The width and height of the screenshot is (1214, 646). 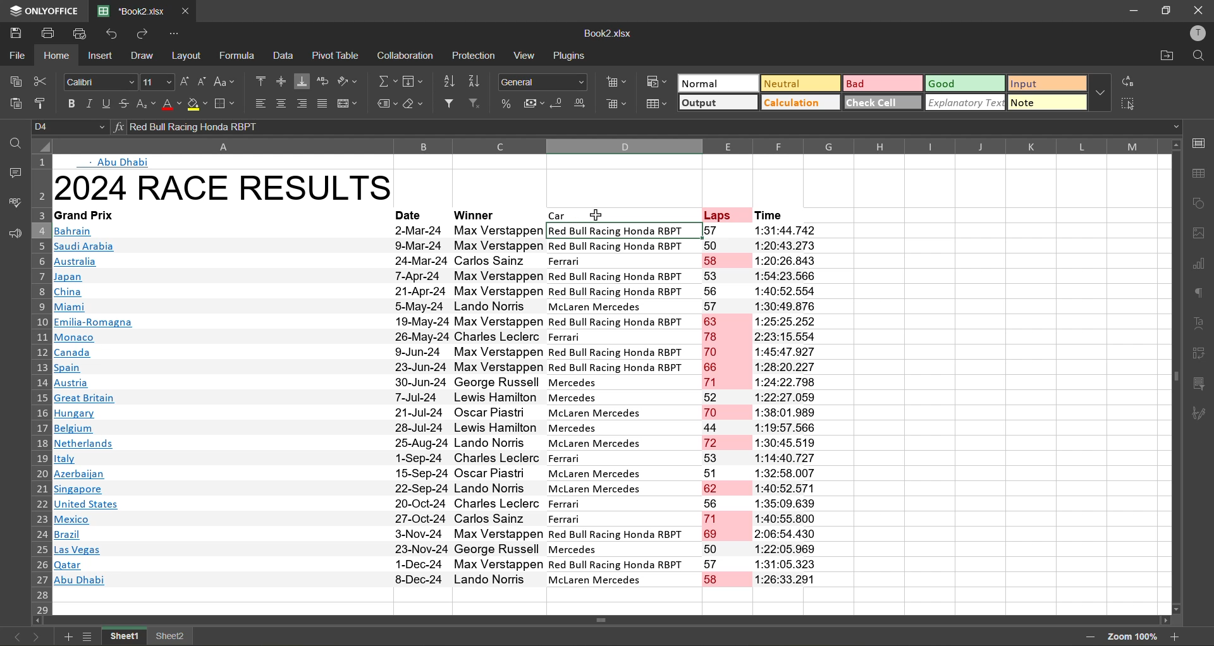 What do you see at coordinates (477, 105) in the screenshot?
I see `clear` at bounding box center [477, 105].